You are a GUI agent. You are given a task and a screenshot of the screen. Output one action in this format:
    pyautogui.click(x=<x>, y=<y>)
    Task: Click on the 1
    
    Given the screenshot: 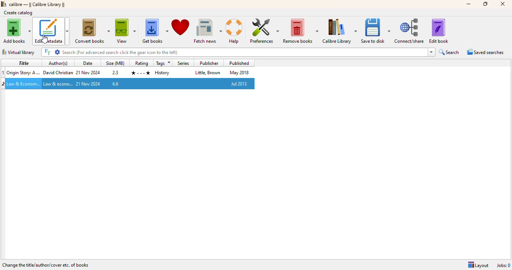 What is the action you would take?
    pyautogui.click(x=3, y=72)
    